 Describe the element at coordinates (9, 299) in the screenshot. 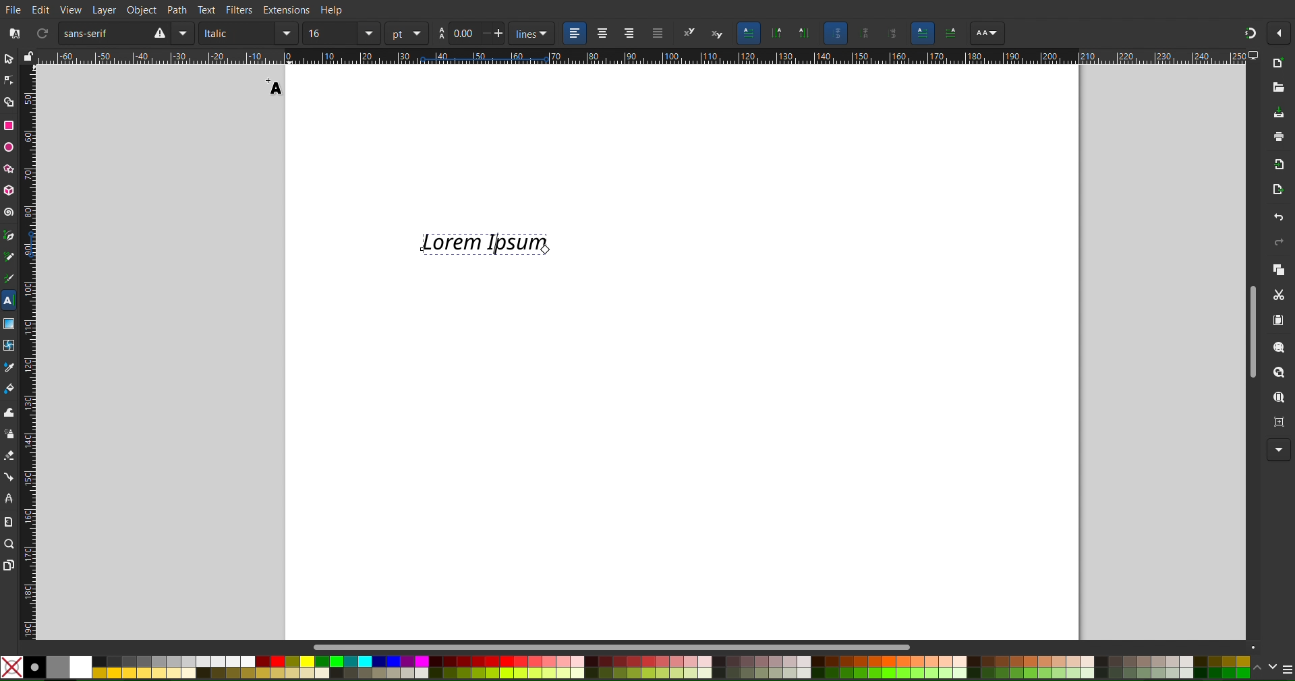

I see `Text Tool` at that location.